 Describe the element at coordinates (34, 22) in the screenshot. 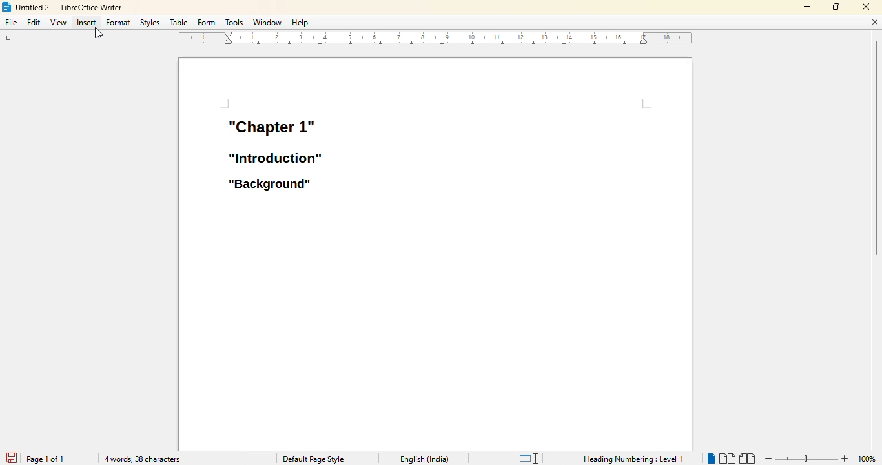

I see `edit` at that location.